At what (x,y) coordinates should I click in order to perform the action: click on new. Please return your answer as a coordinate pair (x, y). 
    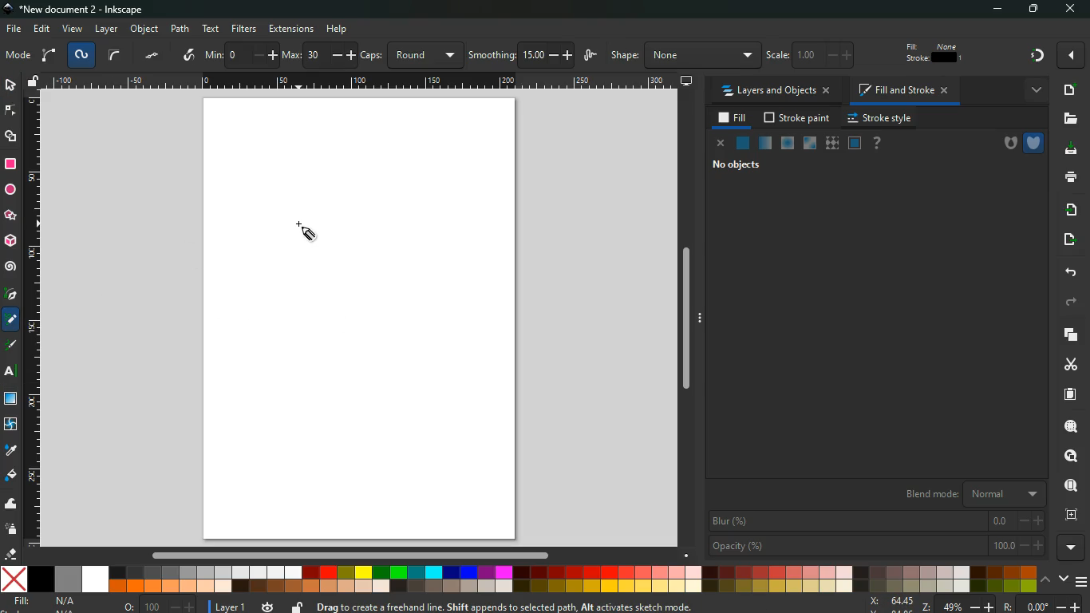
    Looking at the image, I should click on (1070, 89).